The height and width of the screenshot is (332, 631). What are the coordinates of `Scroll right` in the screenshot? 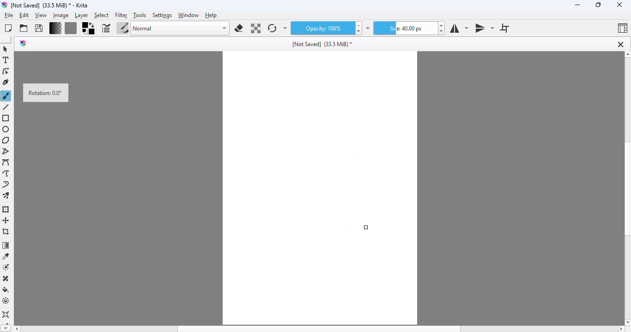 It's located at (622, 329).